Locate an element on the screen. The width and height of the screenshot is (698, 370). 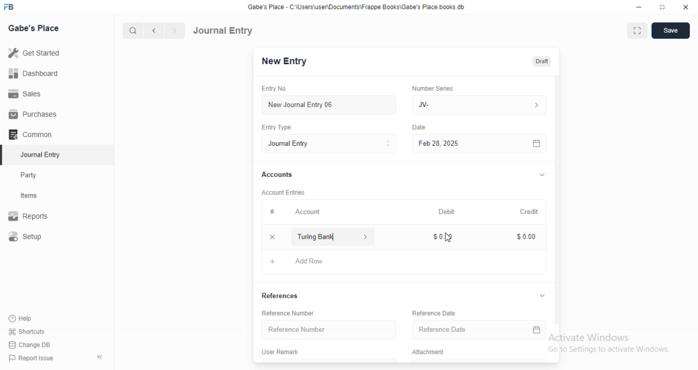
calender is located at coordinates (537, 331).